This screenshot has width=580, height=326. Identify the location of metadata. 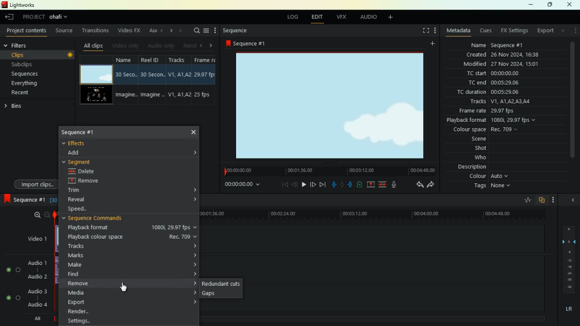
(459, 31).